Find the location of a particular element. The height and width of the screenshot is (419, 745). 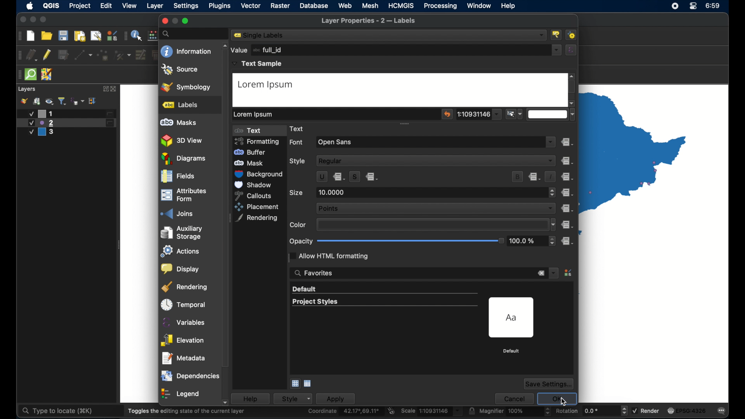

rendering is located at coordinates (257, 218).